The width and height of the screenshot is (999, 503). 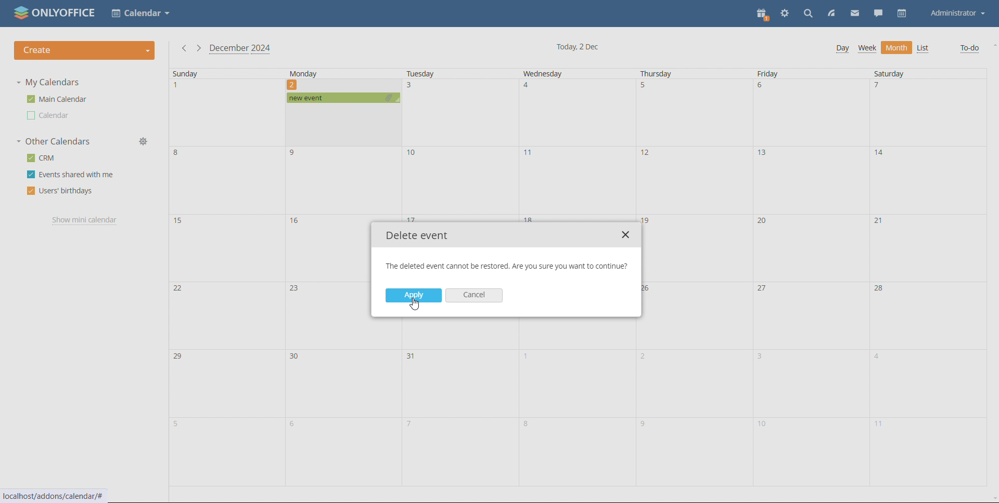 I want to click on 26, so click(x=649, y=290).